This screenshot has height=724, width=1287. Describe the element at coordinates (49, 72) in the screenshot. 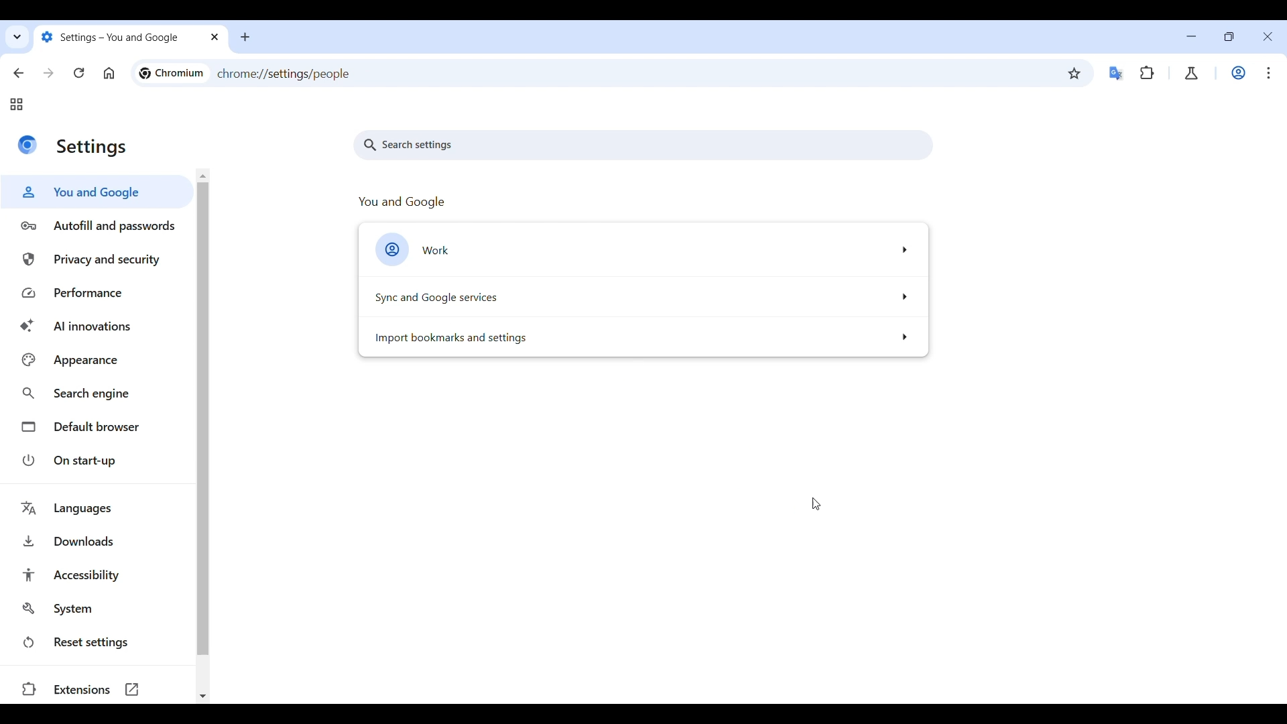

I see `Go forward` at that location.